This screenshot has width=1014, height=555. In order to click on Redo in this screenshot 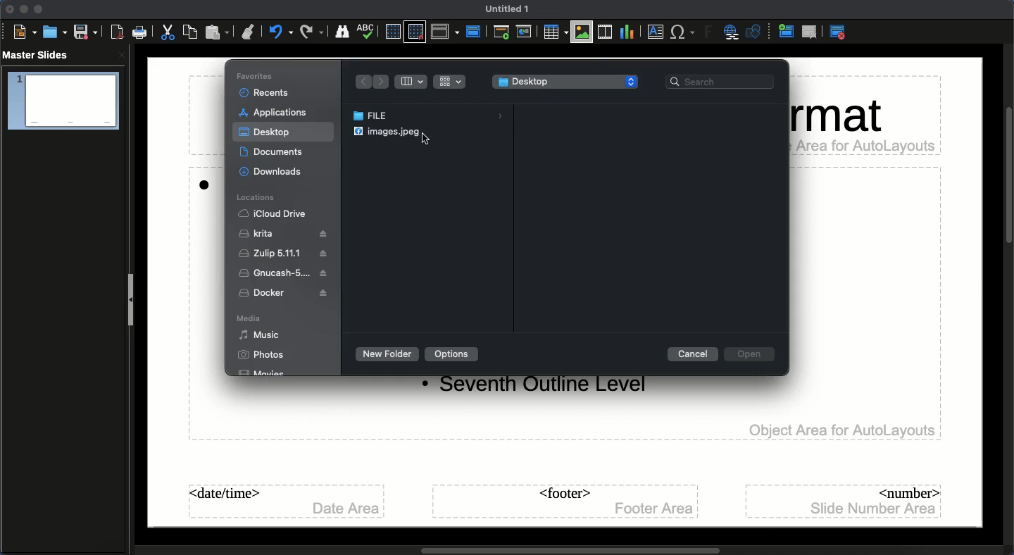, I will do `click(313, 32)`.